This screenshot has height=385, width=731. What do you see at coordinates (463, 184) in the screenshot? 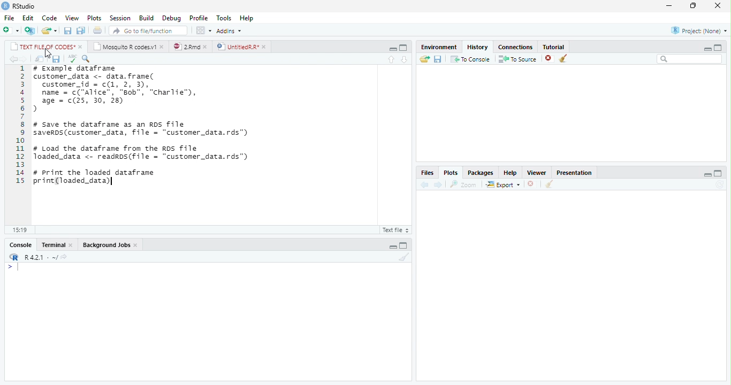
I see `Zoom` at bounding box center [463, 184].